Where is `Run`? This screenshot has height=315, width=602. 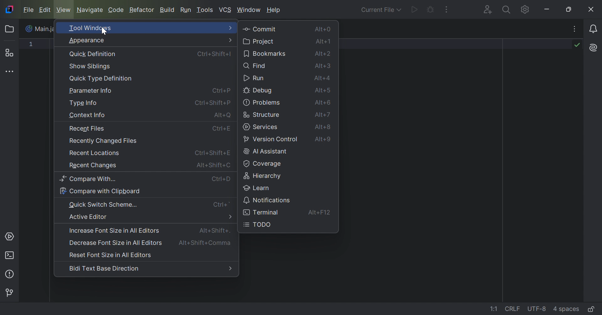
Run is located at coordinates (414, 10).